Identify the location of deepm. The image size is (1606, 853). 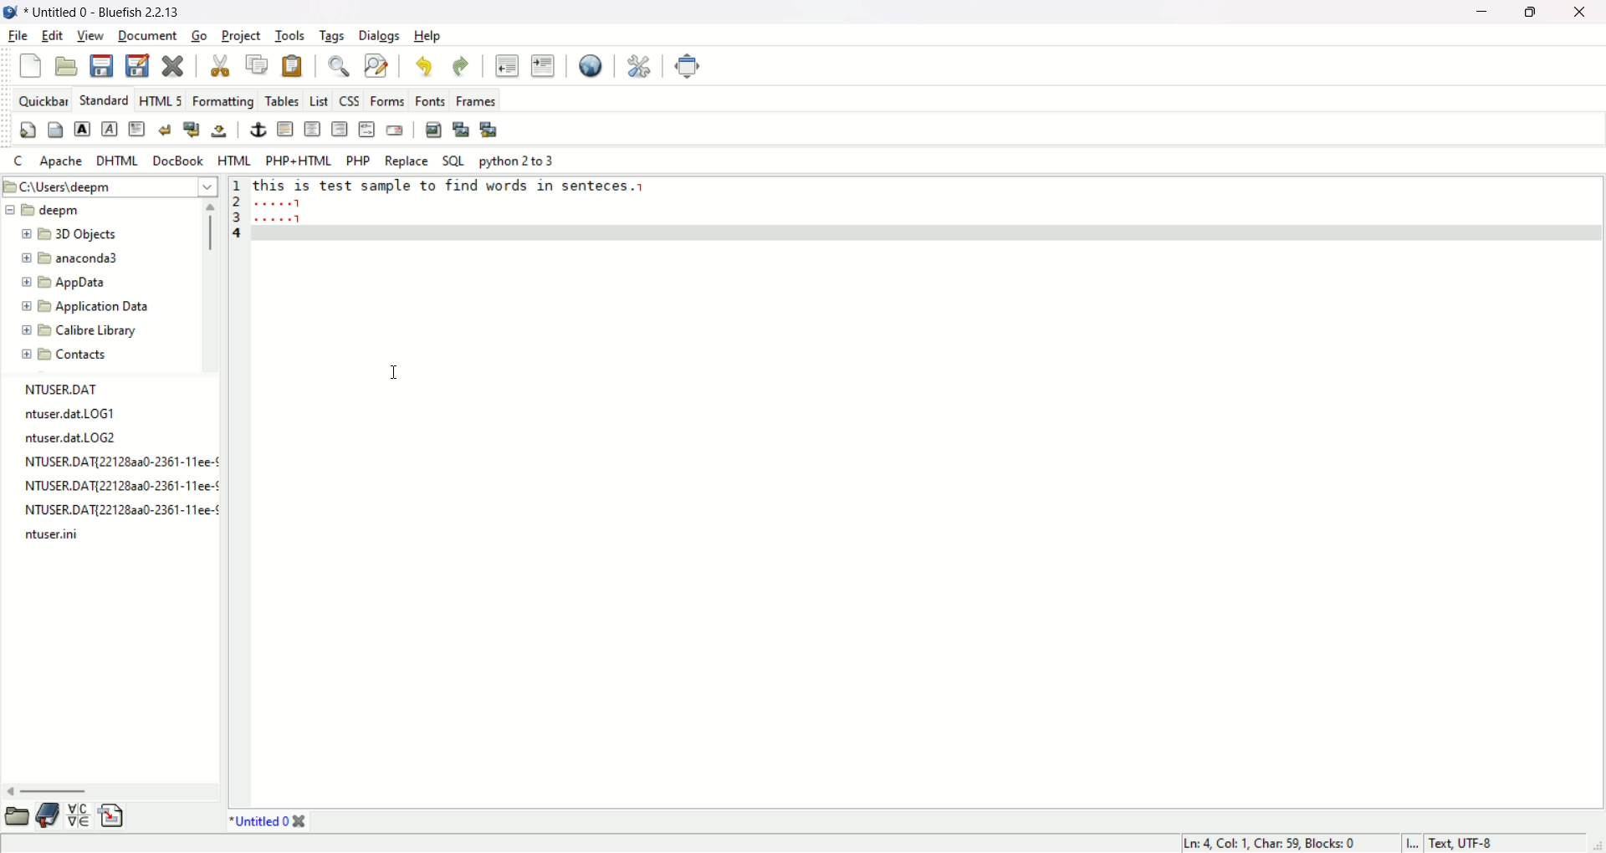
(102, 211).